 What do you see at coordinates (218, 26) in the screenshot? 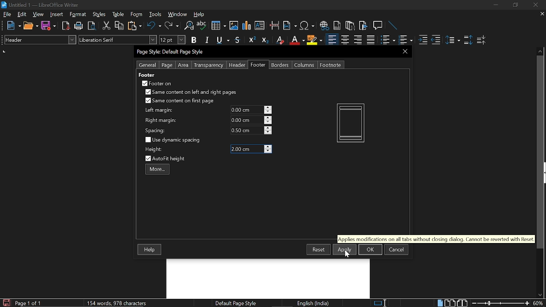
I see `Insert table` at bounding box center [218, 26].